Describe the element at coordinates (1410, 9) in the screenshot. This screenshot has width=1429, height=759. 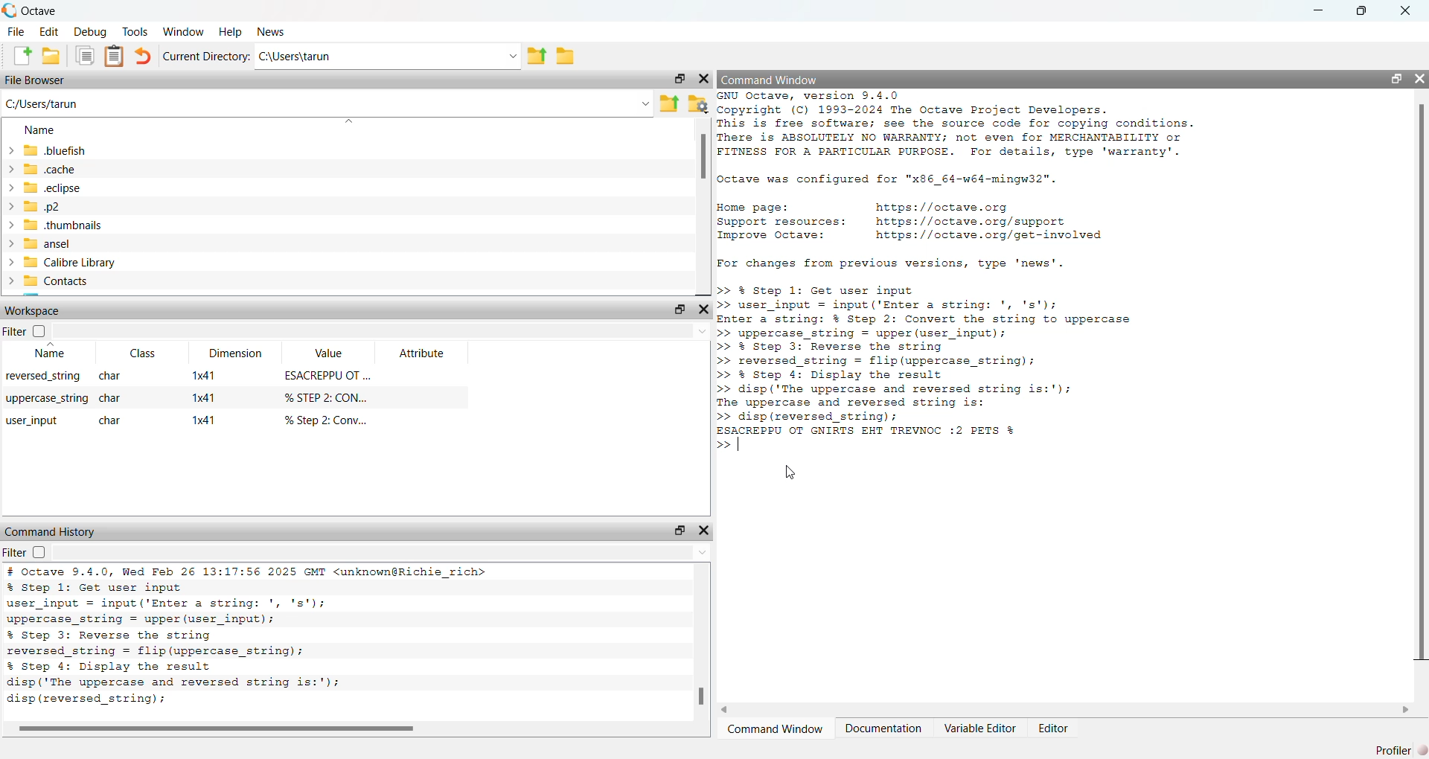
I see `close` at that location.